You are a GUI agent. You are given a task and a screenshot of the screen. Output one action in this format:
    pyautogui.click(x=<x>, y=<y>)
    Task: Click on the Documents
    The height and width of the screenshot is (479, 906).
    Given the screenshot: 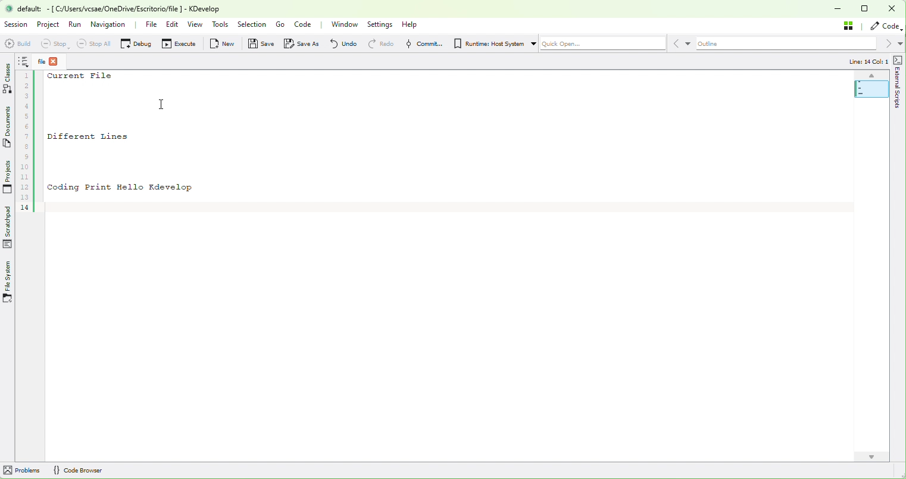 What is the action you would take?
    pyautogui.click(x=8, y=131)
    